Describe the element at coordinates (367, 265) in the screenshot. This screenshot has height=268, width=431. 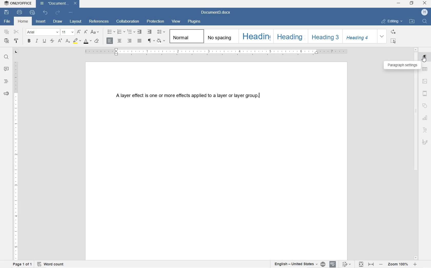
I see `FIT PAGE OR WIDTH` at that location.